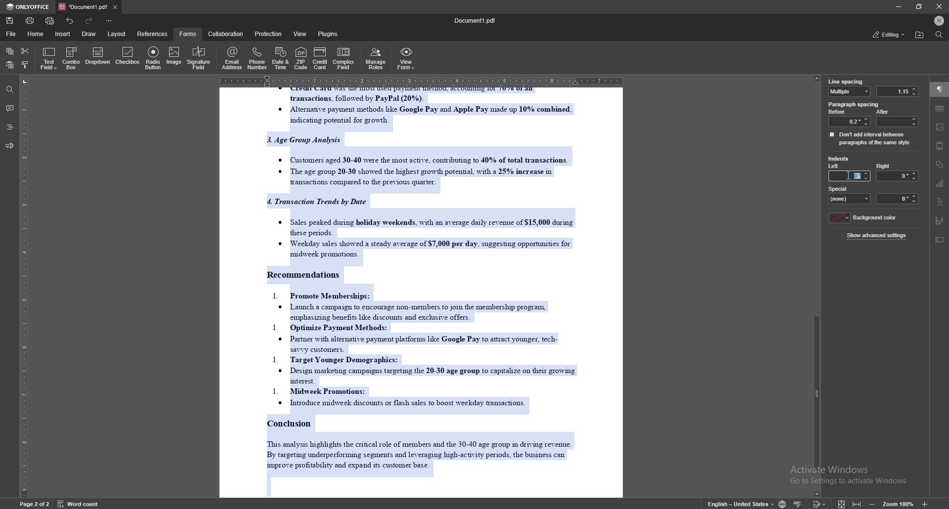 This screenshot has height=509, width=949. I want to click on paste, so click(9, 65).